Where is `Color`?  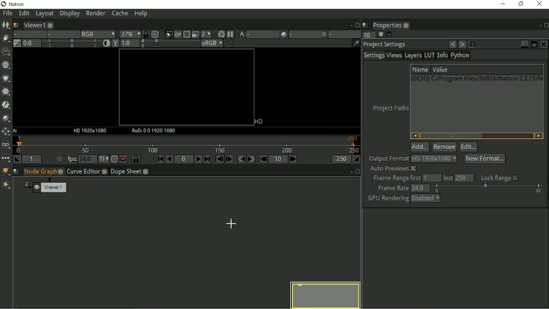 Color is located at coordinates (7, 79).